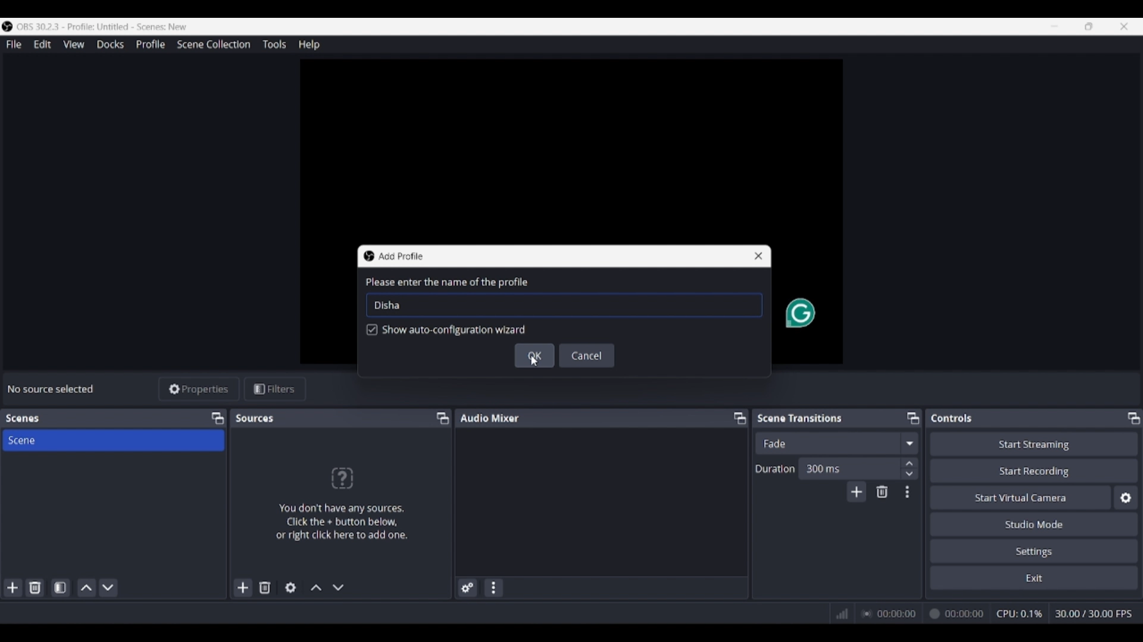 Image resolution: width=1143 pixels, height=642 pixels. Describe the element at coordinates (60, 587) in the screenshot. I see `Open scene filters` at that location.